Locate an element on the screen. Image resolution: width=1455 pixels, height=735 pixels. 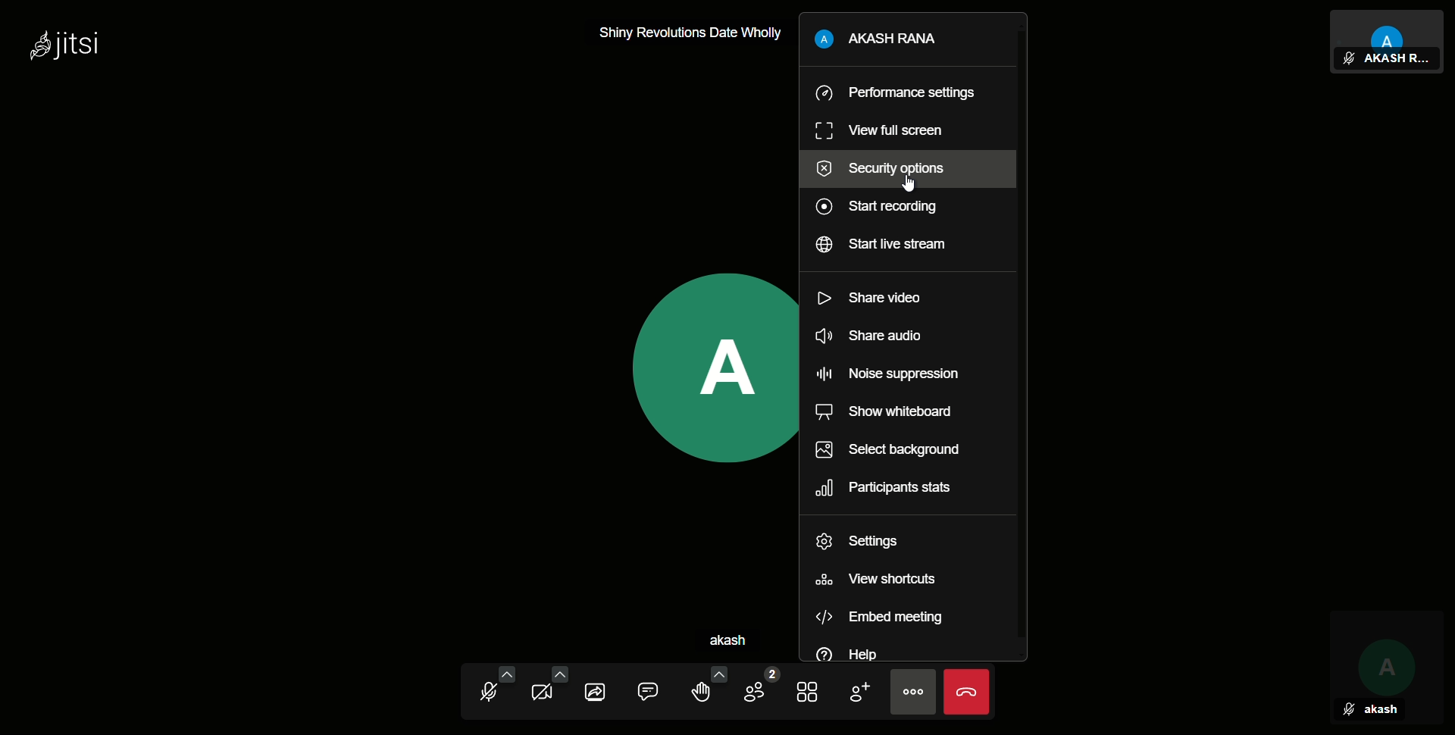
start screen sharing is located at coordinates (601, 690).